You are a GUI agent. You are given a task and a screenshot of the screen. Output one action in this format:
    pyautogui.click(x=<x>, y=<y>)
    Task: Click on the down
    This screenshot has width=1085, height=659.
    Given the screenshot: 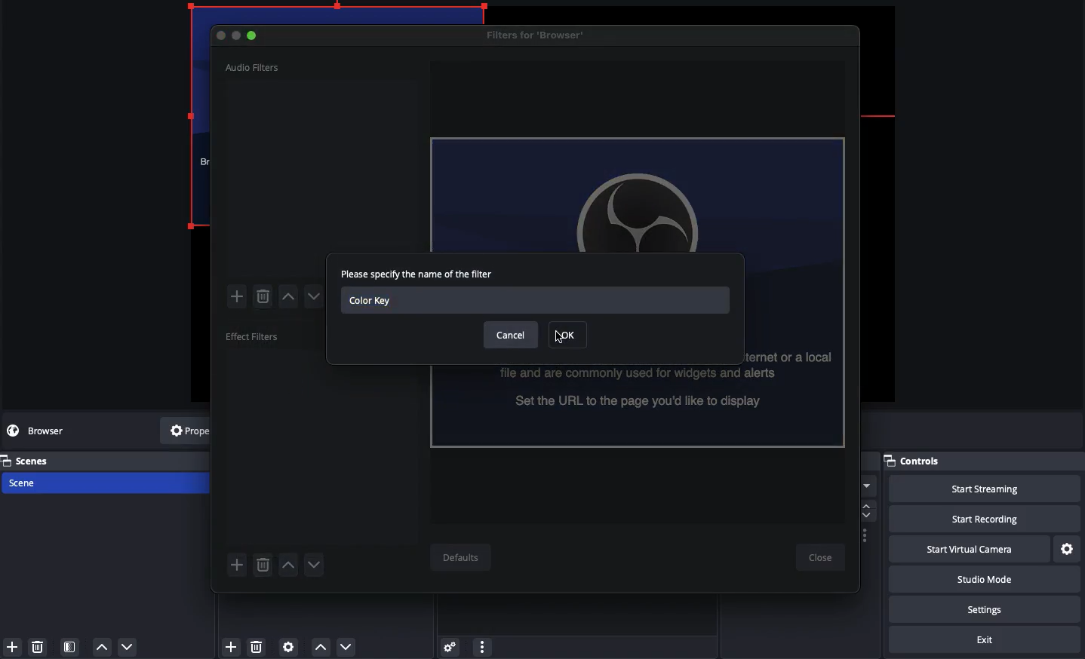 What is the action you would take?
    pyautogui.click(x=315, y=564)
    